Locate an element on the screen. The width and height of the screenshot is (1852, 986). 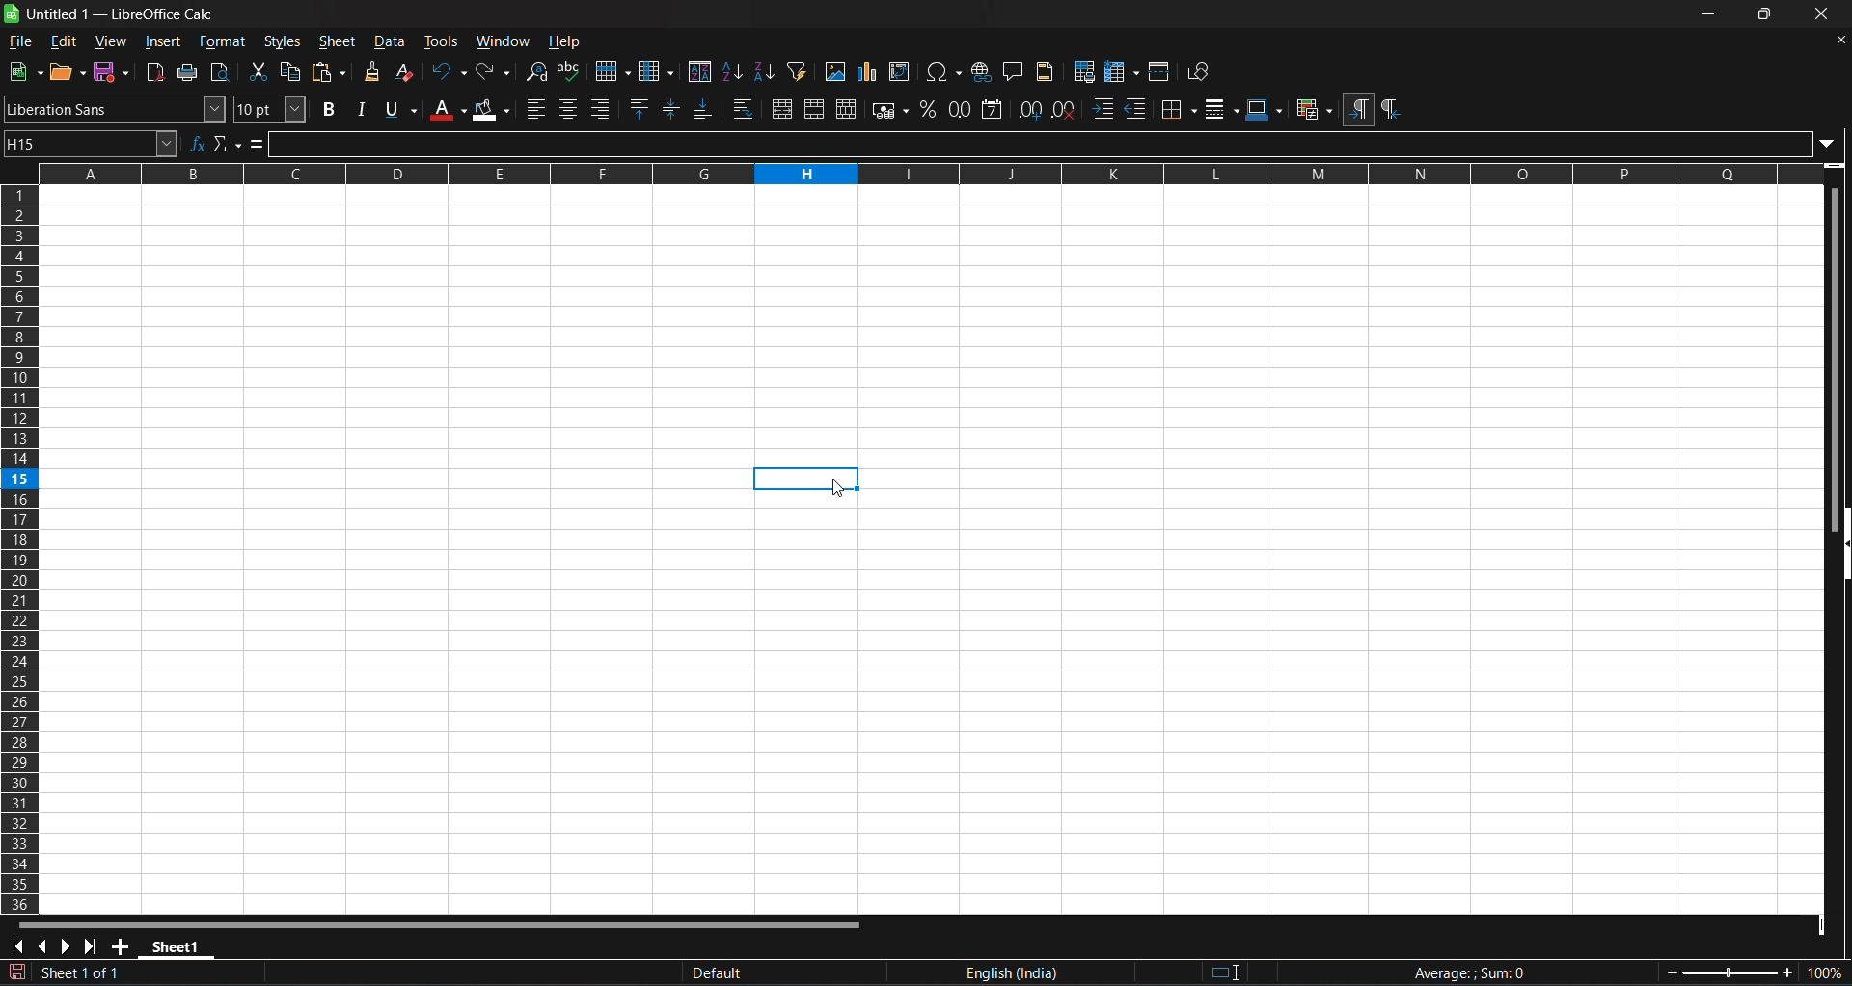
find and replace is located at coordinates (537, 72).